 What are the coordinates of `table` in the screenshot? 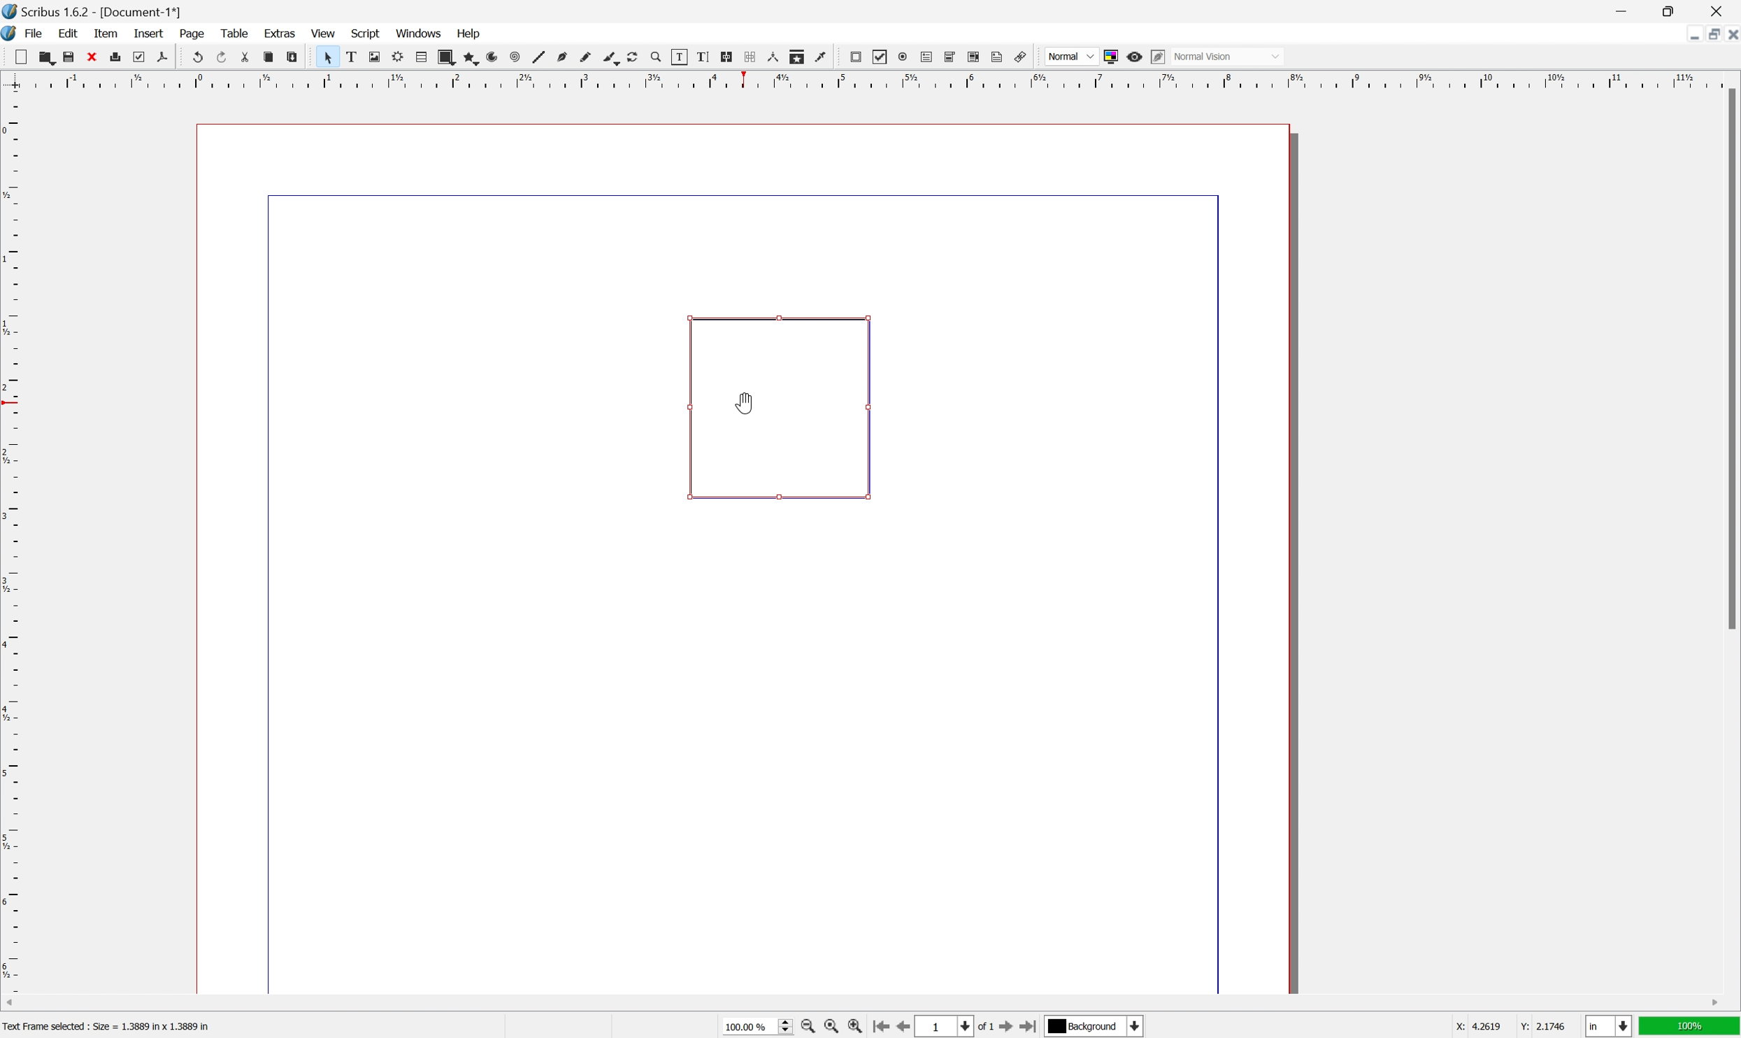 It's located at (421, 57).